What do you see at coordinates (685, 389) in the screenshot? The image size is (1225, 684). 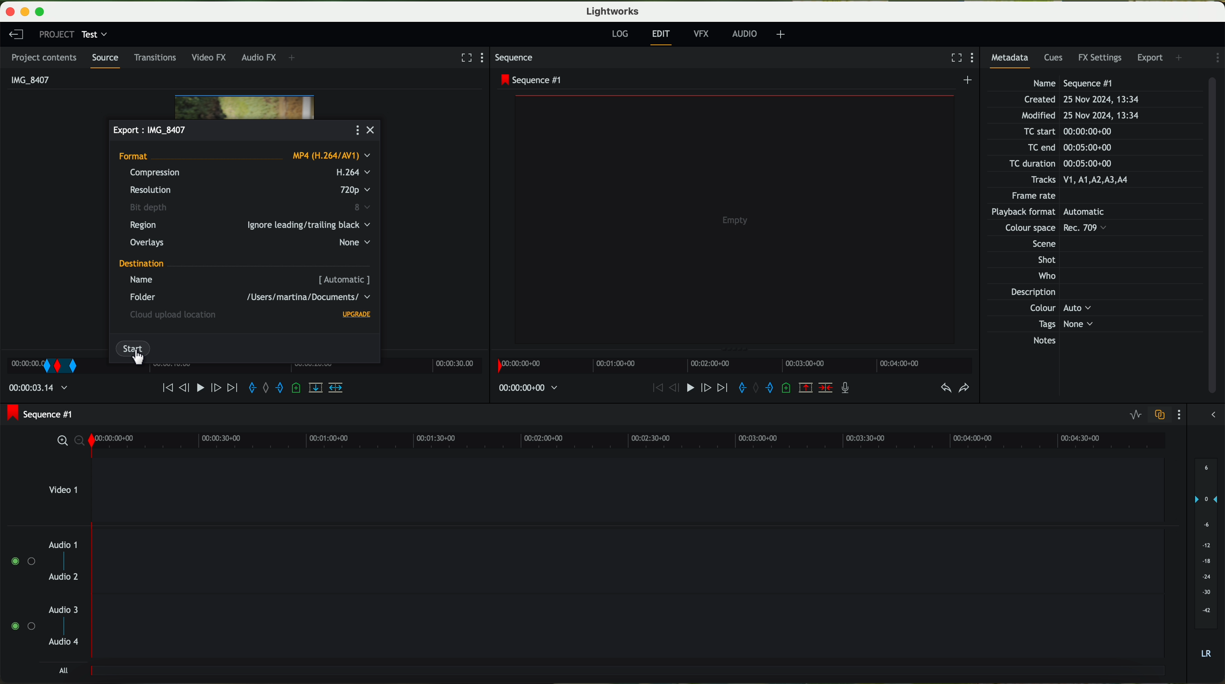 I see `play` at bounding box center [685, 389].